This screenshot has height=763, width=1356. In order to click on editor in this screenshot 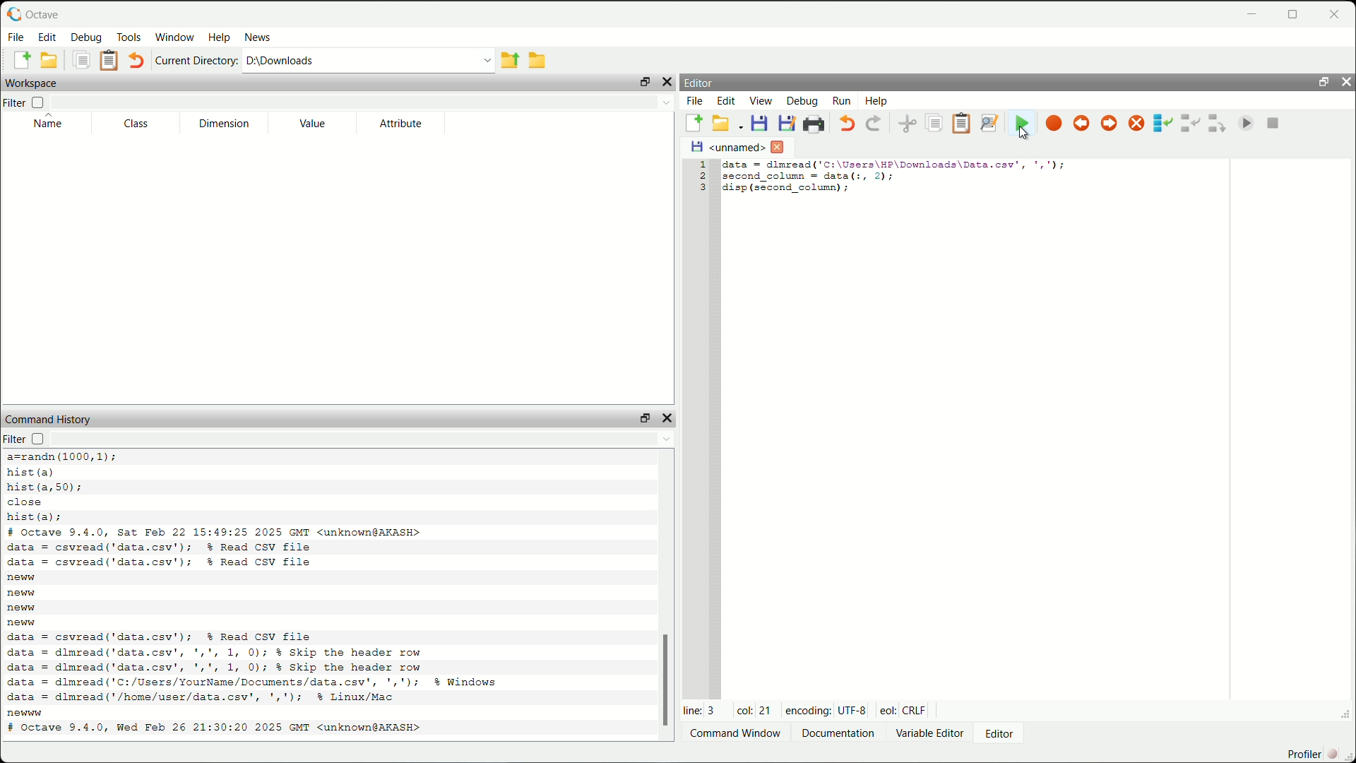, I will do `click(1009, 733)`.